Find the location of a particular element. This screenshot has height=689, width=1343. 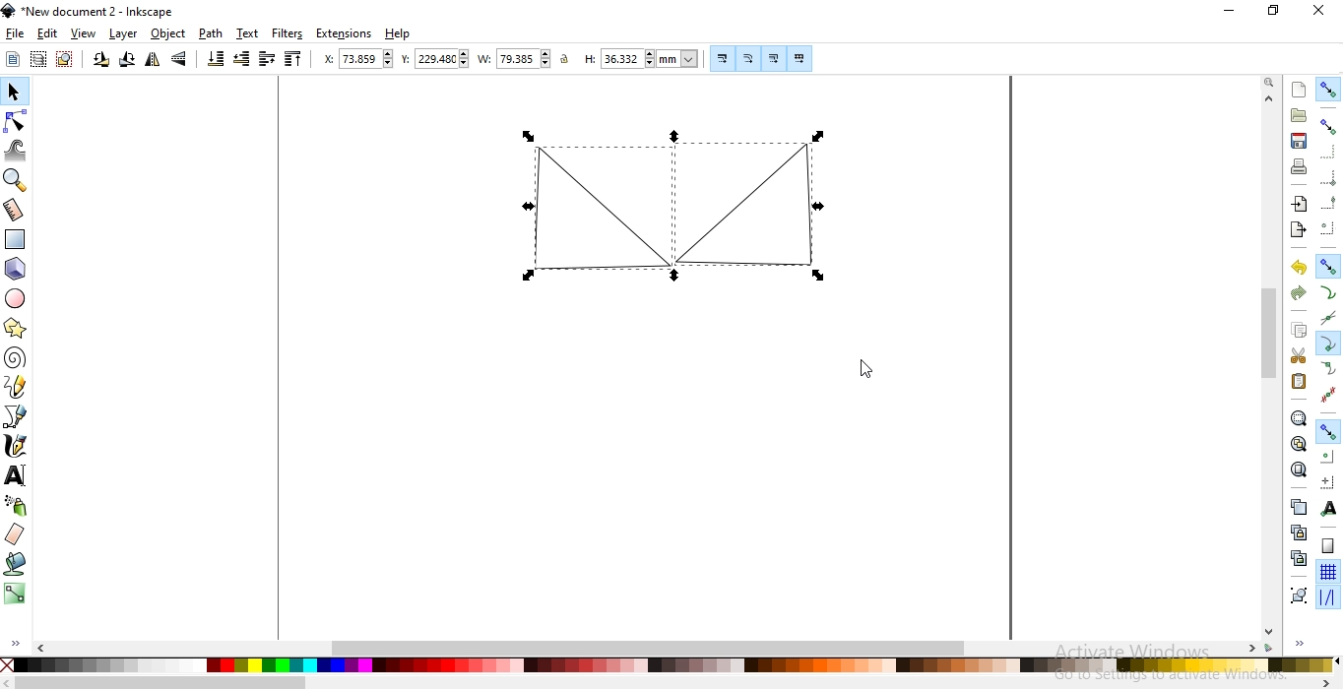

snap to grids is located at coordinates (1327, 572).